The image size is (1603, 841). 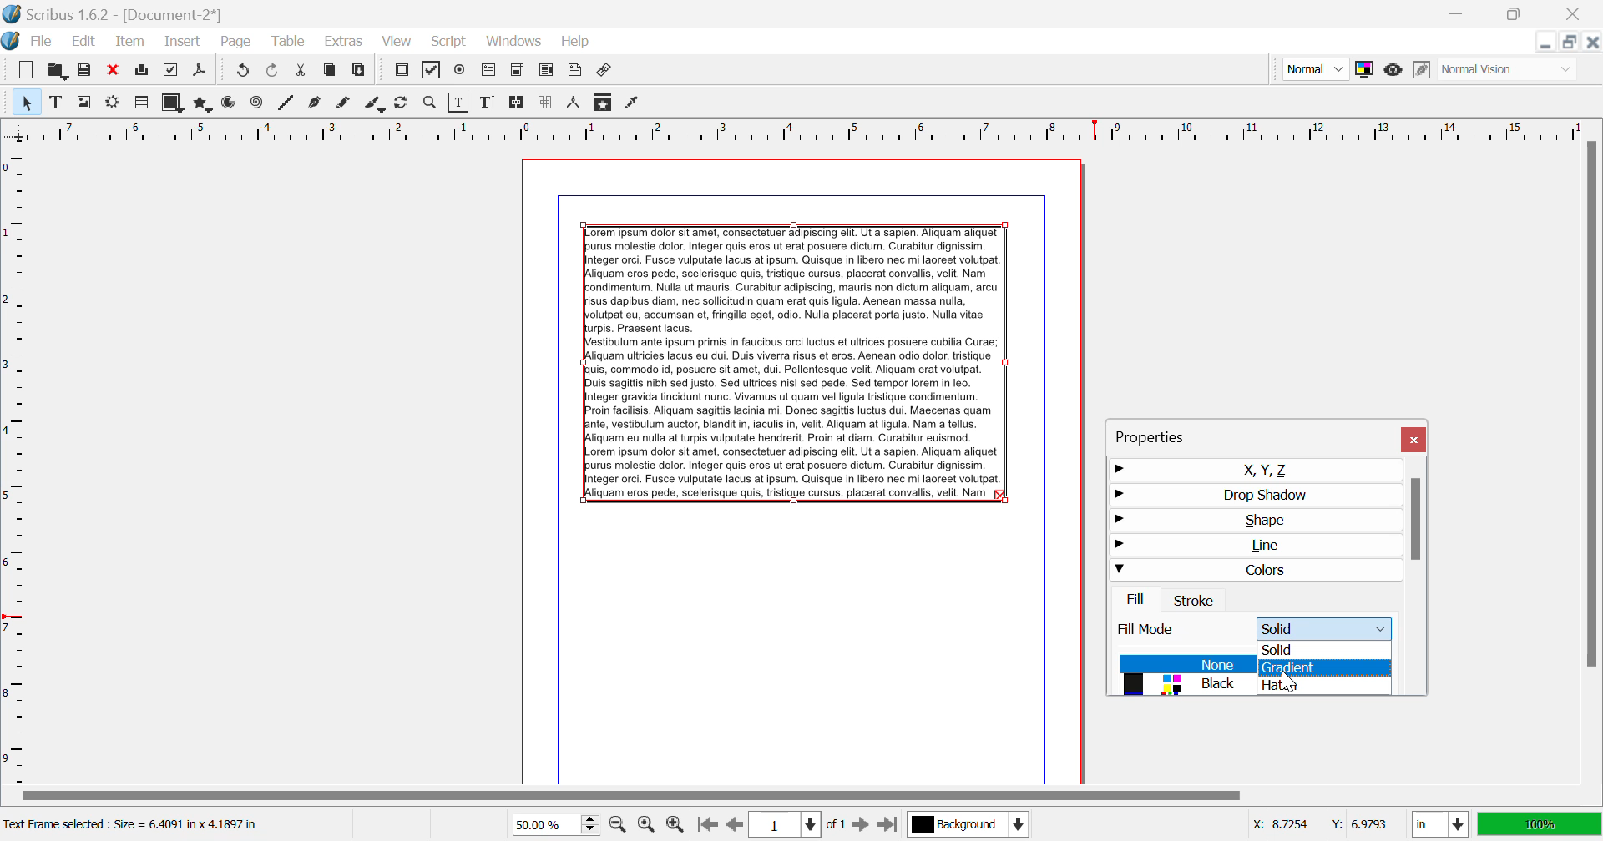 What do you see at coordinates (1441, 826) in the screenshot?
I see `Measurement Units` at bounding box center [1441, 826].